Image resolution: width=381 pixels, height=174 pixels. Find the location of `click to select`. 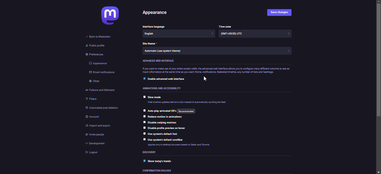

click to select is located at coordinates (143, 111).